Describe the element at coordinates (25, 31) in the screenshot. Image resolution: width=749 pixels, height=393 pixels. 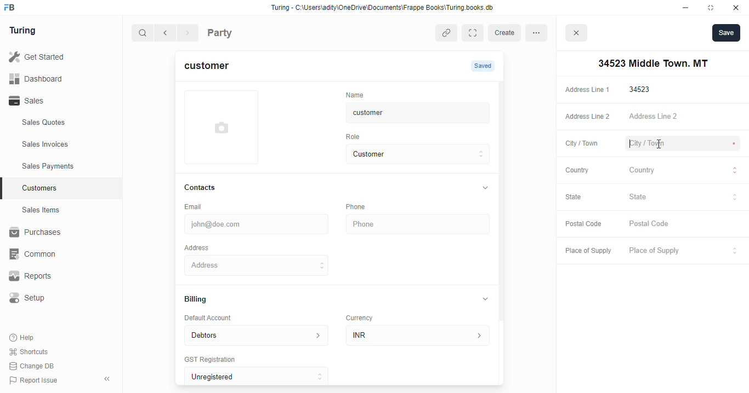
I see `Turing` at that location.